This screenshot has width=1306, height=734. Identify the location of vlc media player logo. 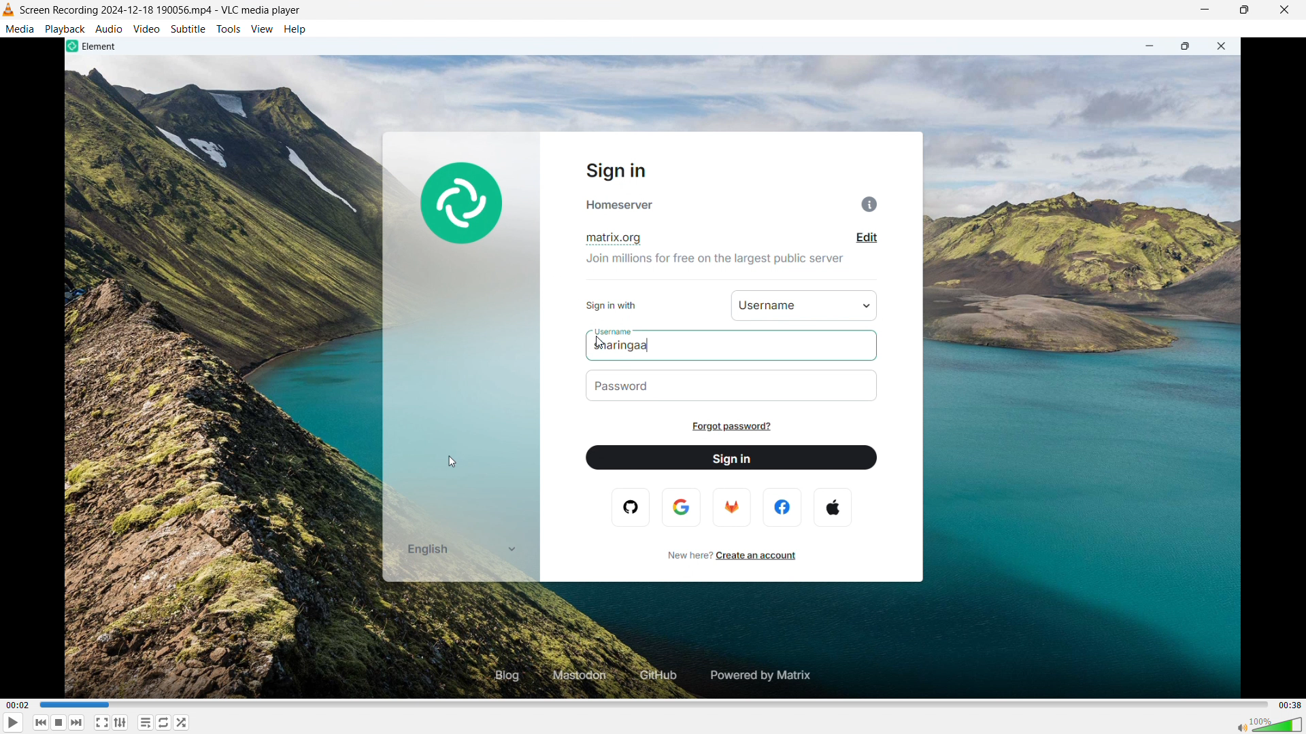
(9, 10).